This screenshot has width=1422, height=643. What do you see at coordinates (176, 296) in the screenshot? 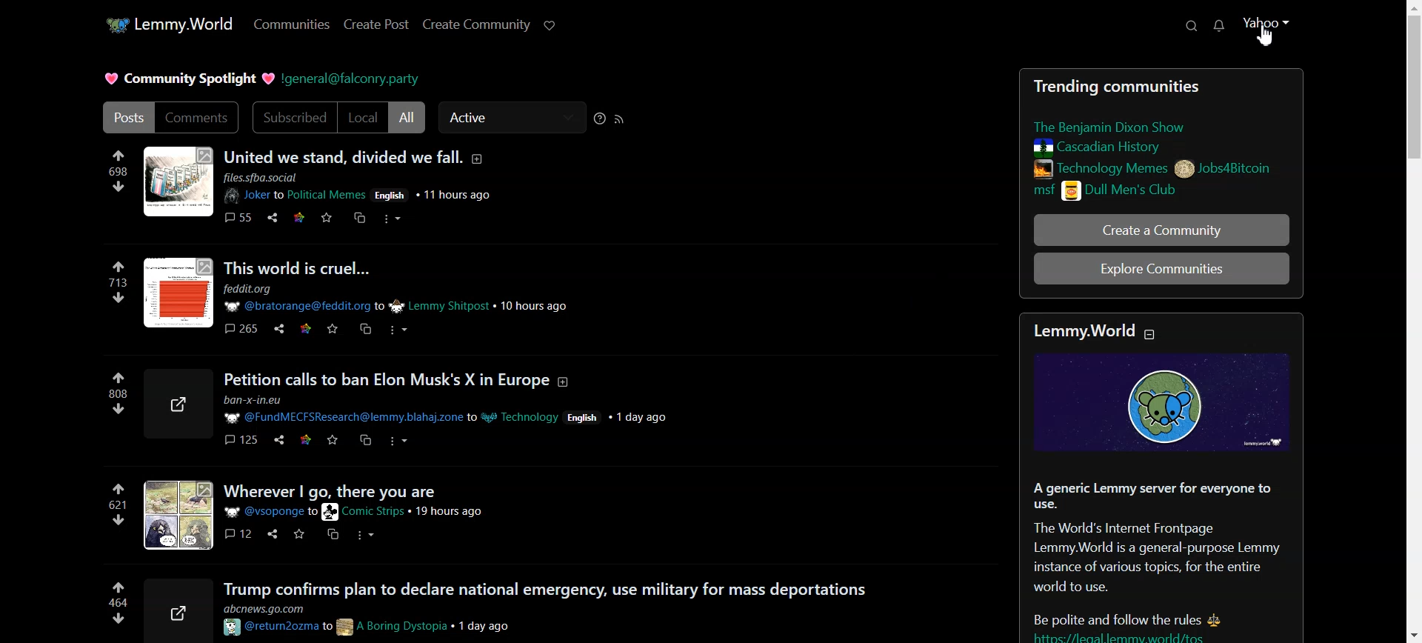
I see `profile picture` at bounding box center [176, 296].